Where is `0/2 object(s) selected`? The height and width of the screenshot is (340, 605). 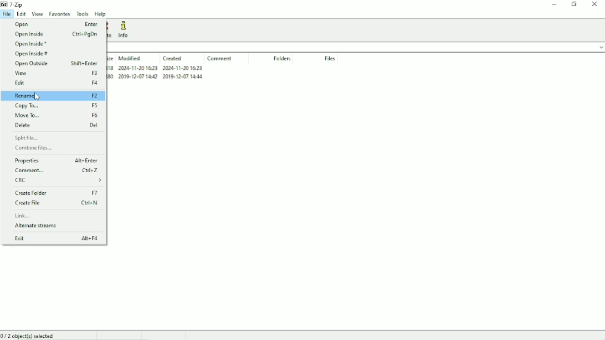 0/2 object(s) selected is located at coordinates (31, 336).